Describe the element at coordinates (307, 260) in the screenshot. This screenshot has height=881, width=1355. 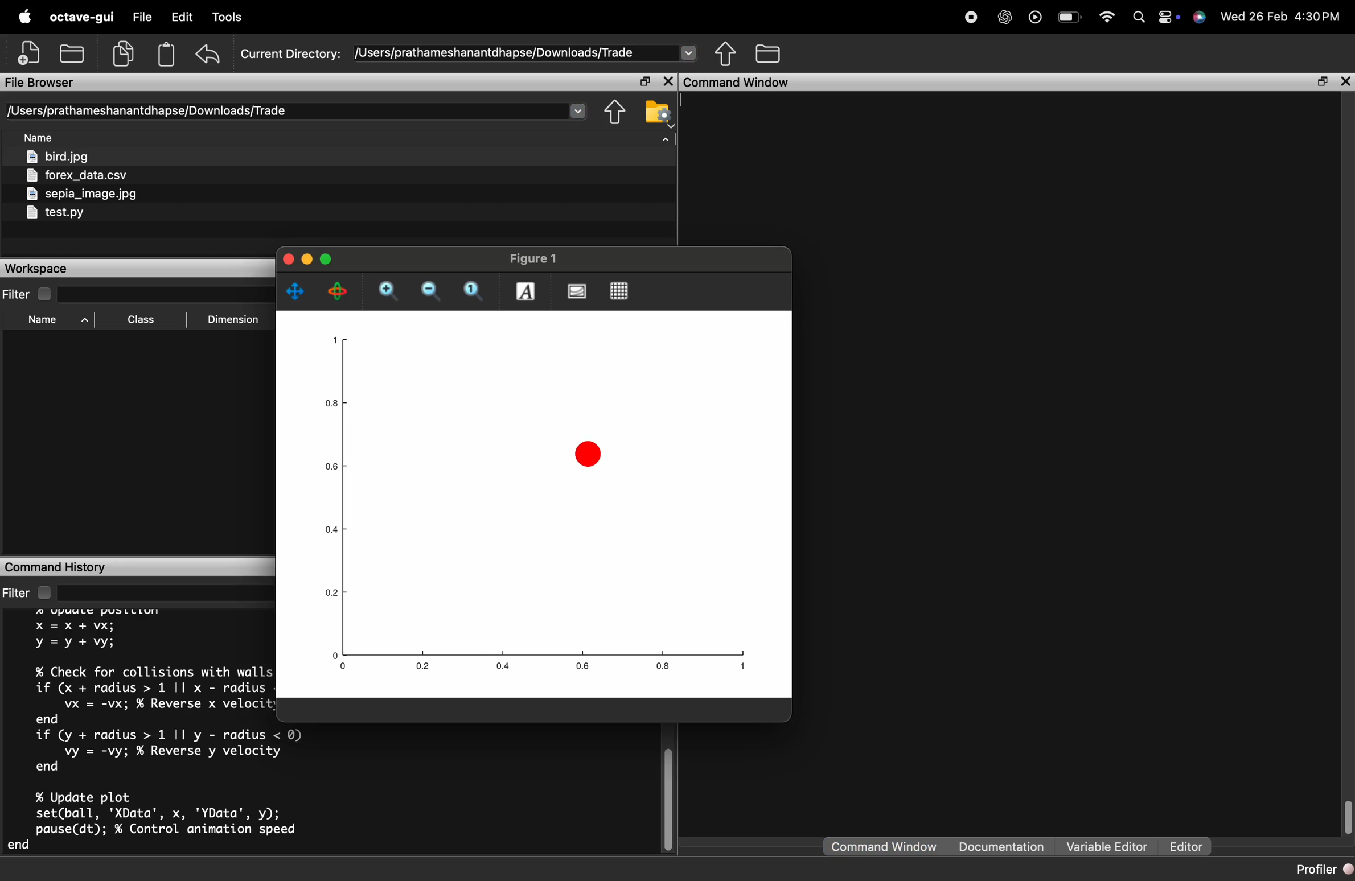
I see `minimise` at that location.